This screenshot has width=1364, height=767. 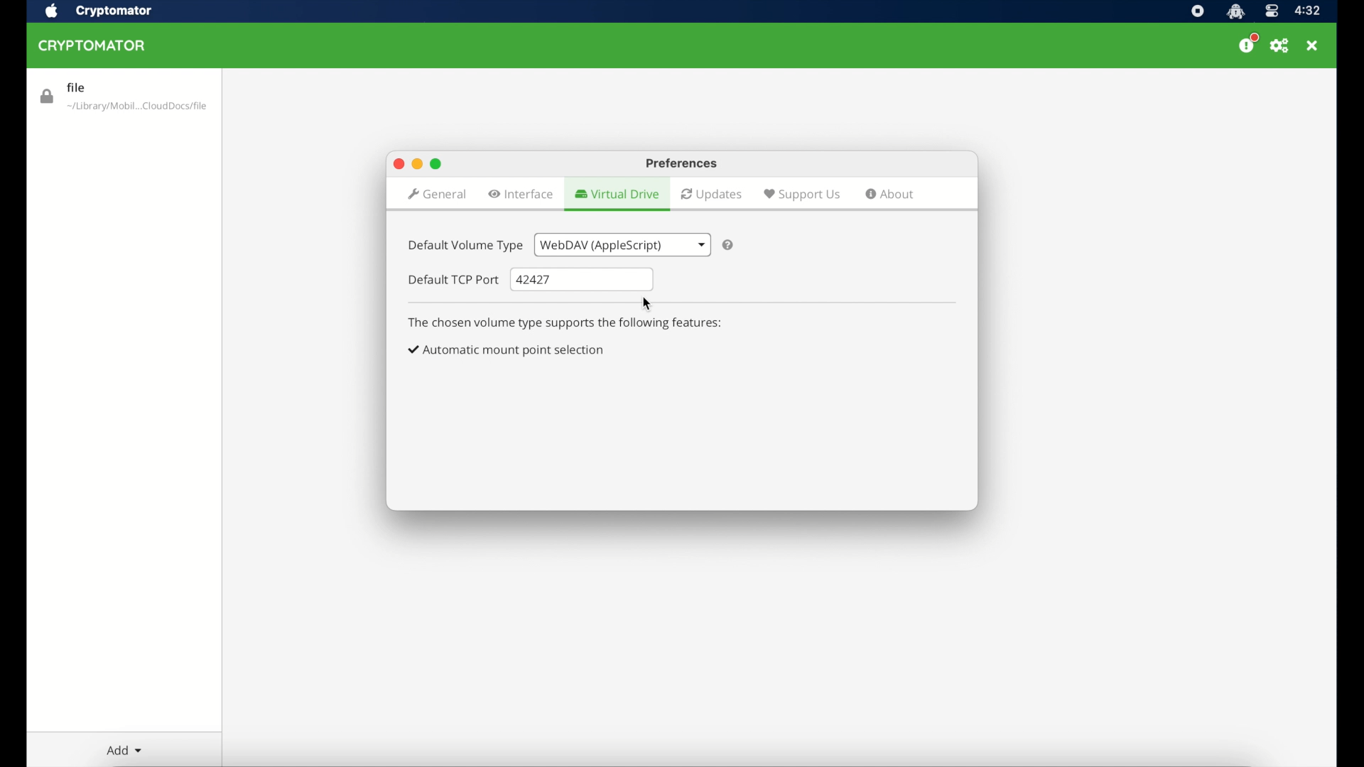 What do you see at coordinates (1247, 44) in the screenshot?
I see `donate` at bounding box center [1247, 44].